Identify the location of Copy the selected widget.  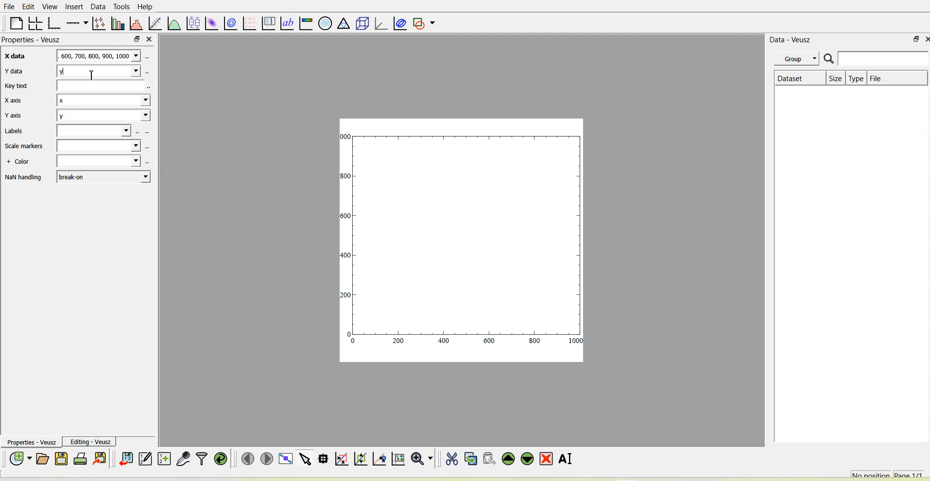
(471, 459).